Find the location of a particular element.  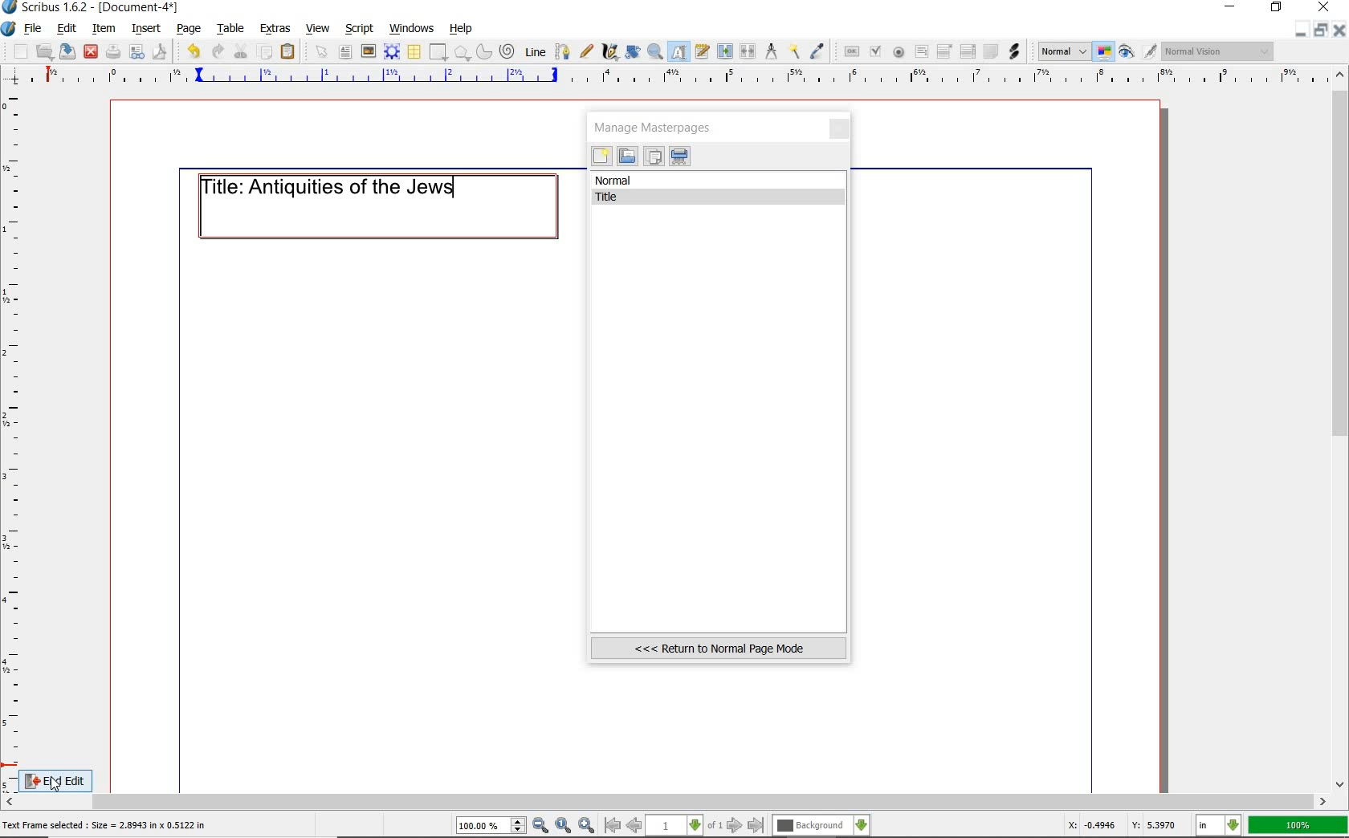

pdf list box is located at coordinates (967, 53).